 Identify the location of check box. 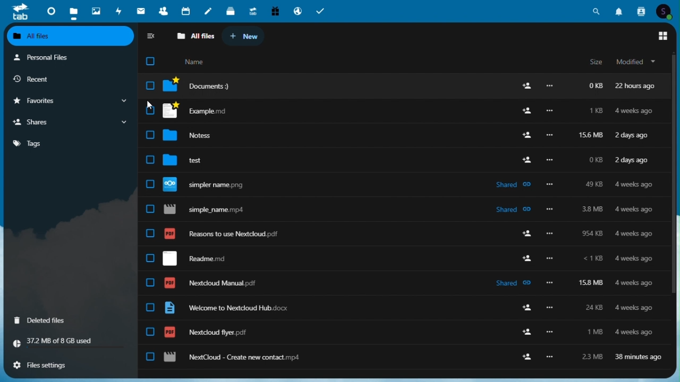
(148, 307).